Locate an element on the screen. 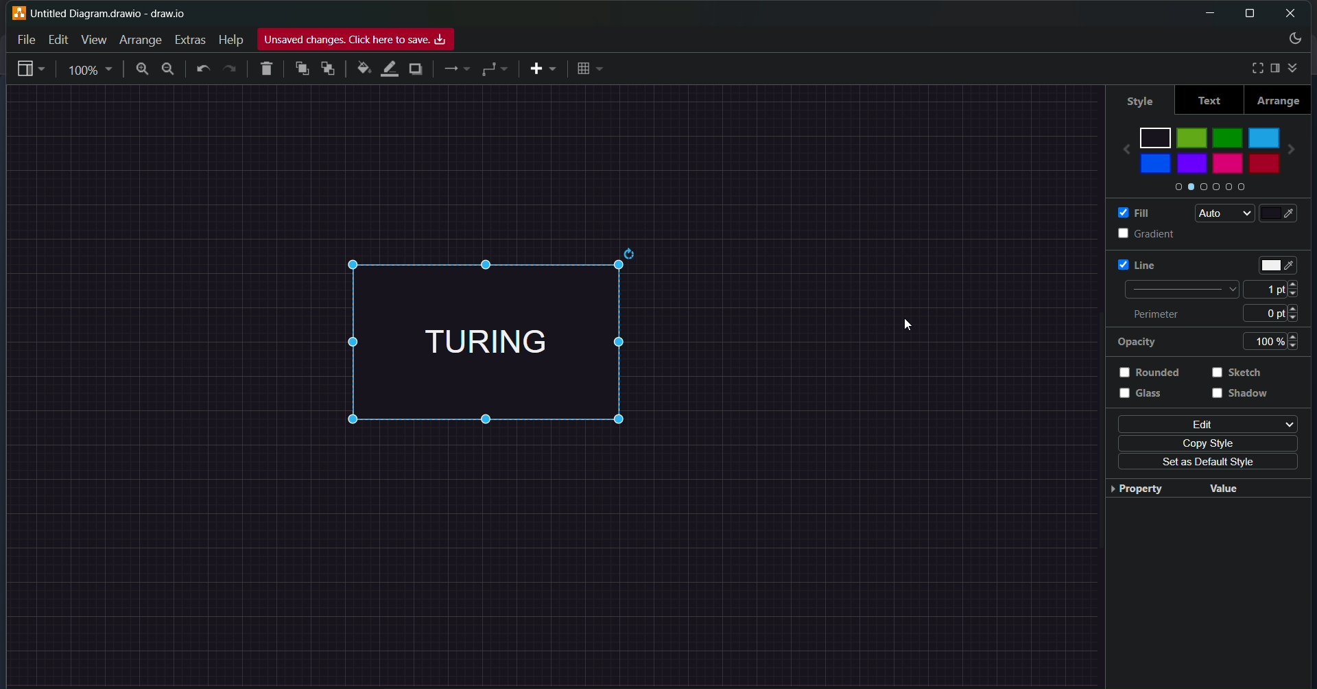  Help is located at coordinates (230, 40).